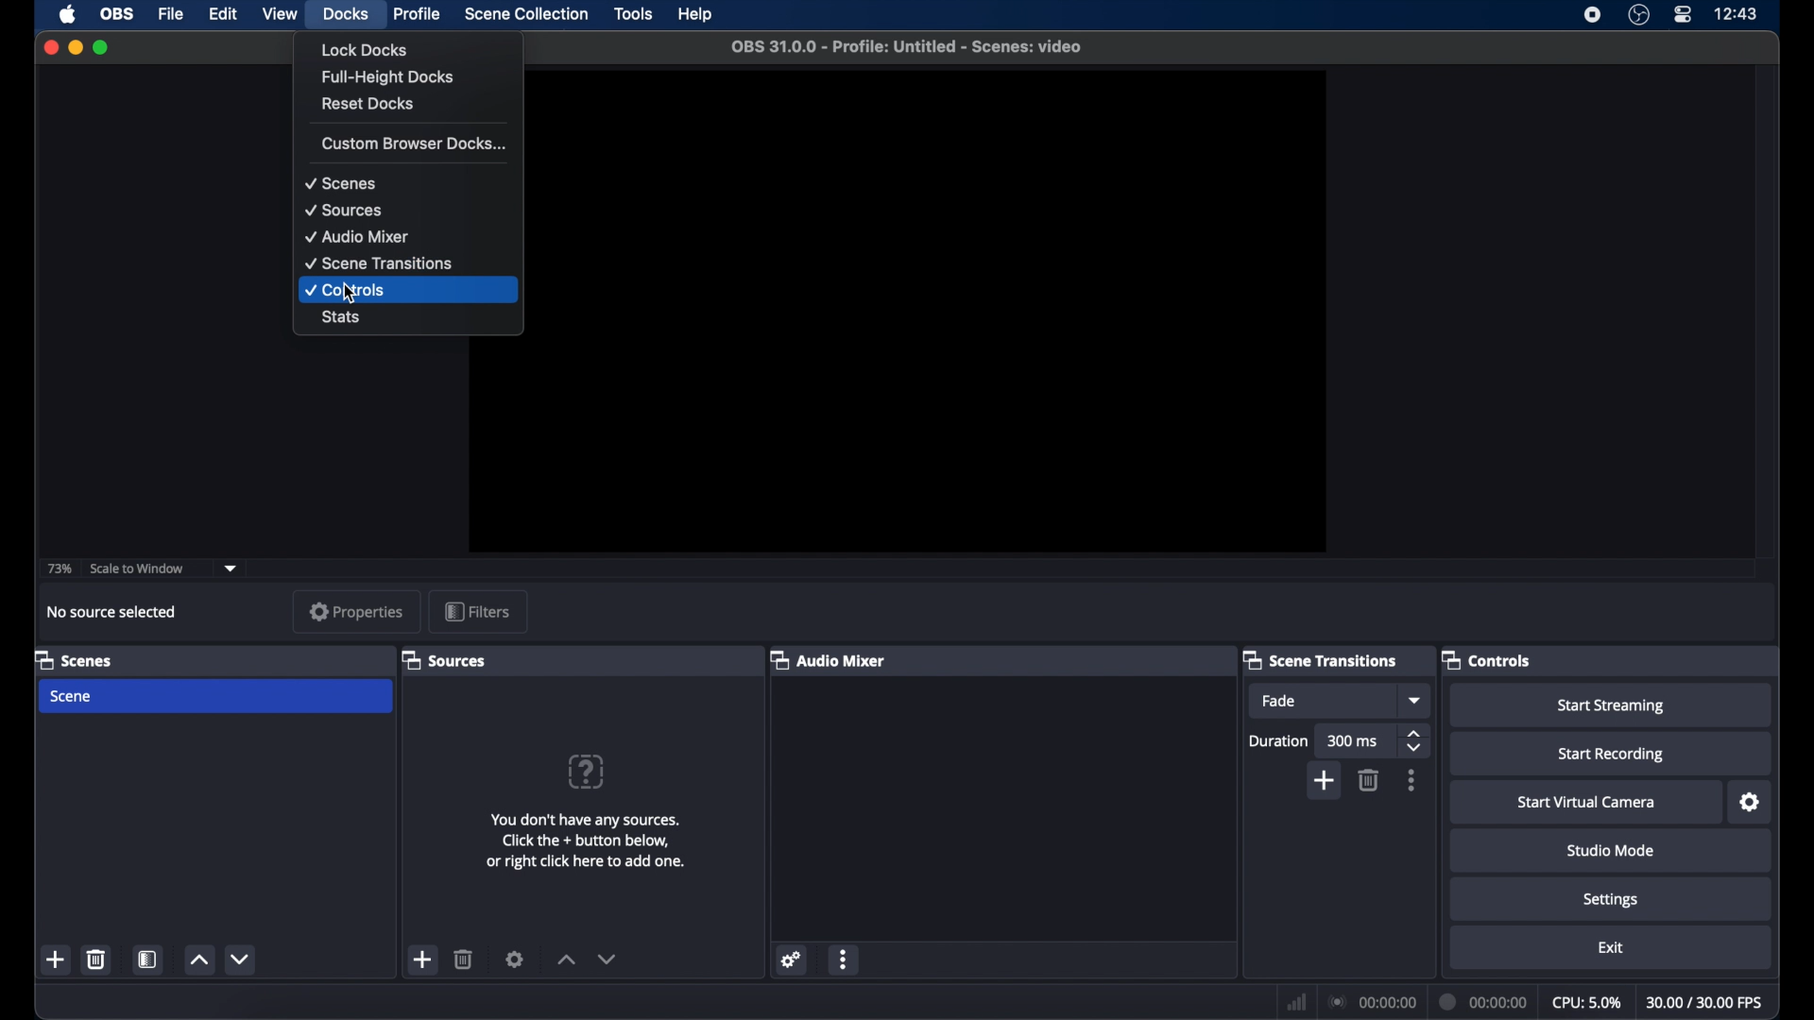  What do you see at coordinates (515, 959) in the screenshot?
I see `settings` at bounding box center [515, 959].